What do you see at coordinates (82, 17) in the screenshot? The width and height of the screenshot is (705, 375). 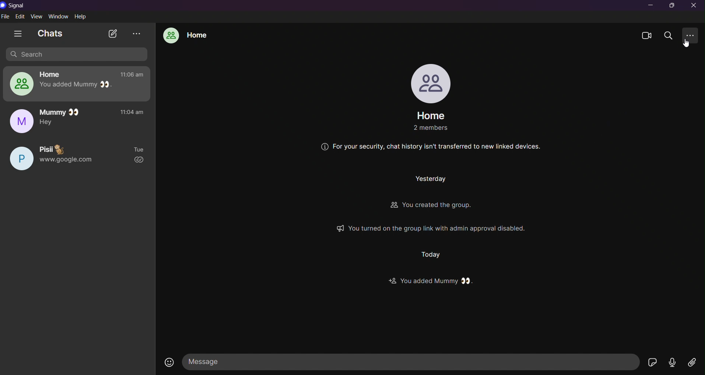 I see `help` at bounding box center [82, 17].